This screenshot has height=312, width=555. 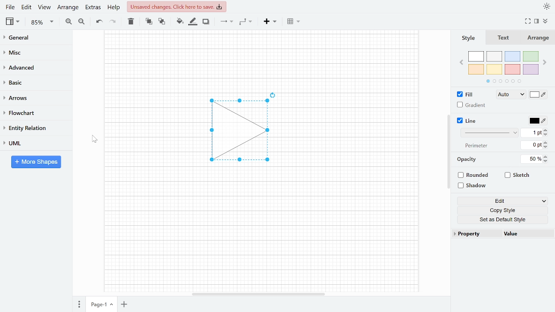 I want to click on Fill line, so click(x=193, y=22).